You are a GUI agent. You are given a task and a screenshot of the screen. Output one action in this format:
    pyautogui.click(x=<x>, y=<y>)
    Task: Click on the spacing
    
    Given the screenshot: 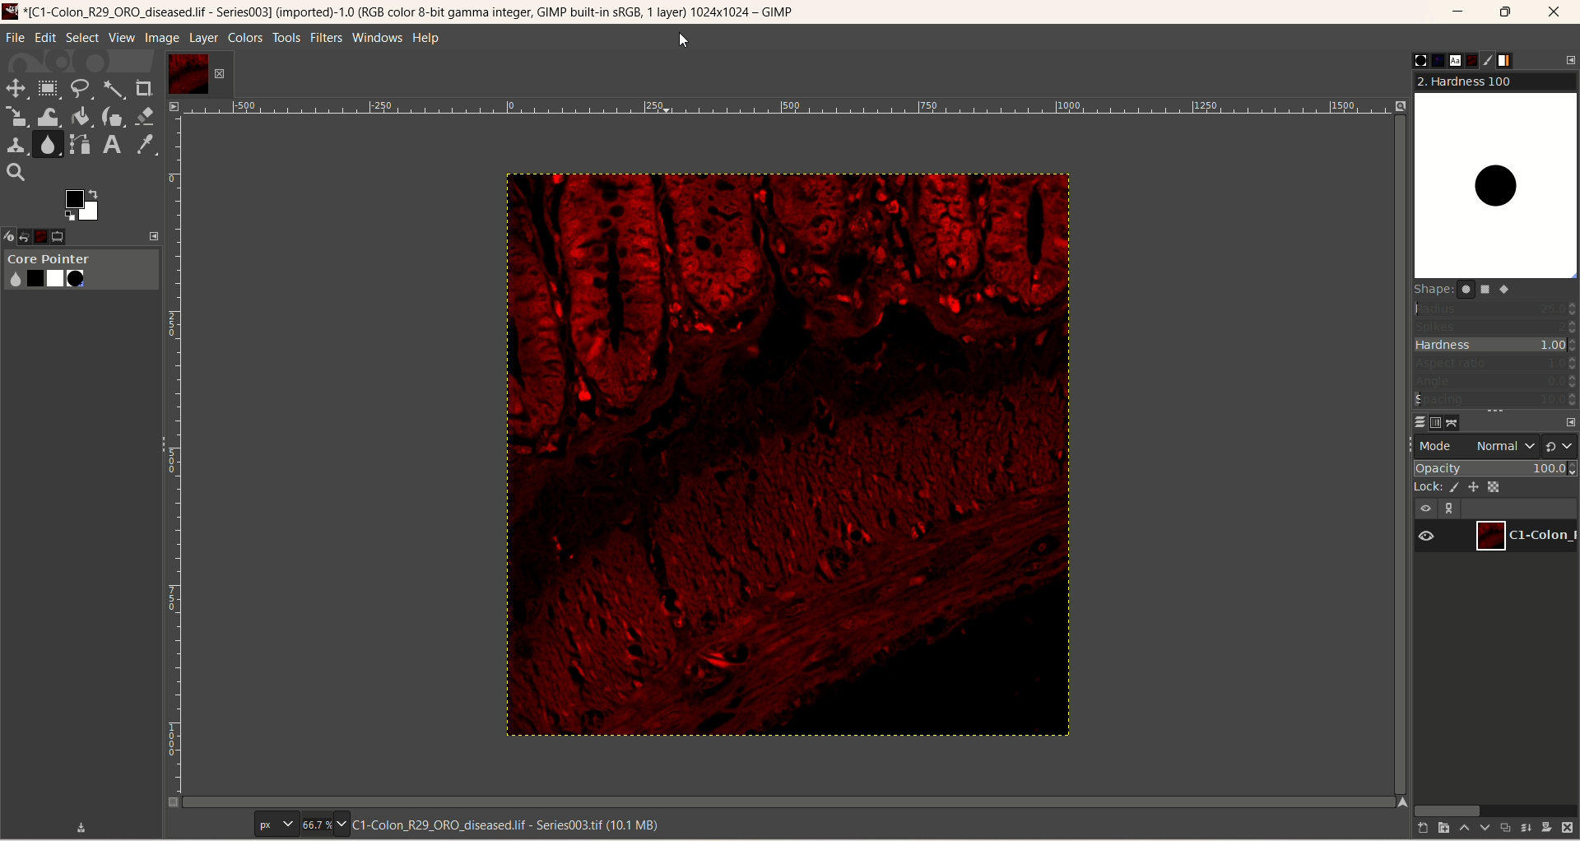 What is the action you would take?
    pyautogui.click(x=1496, y=400)
    